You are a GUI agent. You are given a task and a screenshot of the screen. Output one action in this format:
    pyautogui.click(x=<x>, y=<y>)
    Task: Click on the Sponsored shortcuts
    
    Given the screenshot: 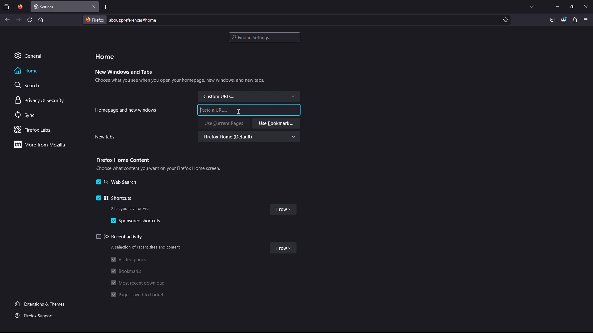 What is the action you would take?
    pyautogui.click(x=138, y=221)
    